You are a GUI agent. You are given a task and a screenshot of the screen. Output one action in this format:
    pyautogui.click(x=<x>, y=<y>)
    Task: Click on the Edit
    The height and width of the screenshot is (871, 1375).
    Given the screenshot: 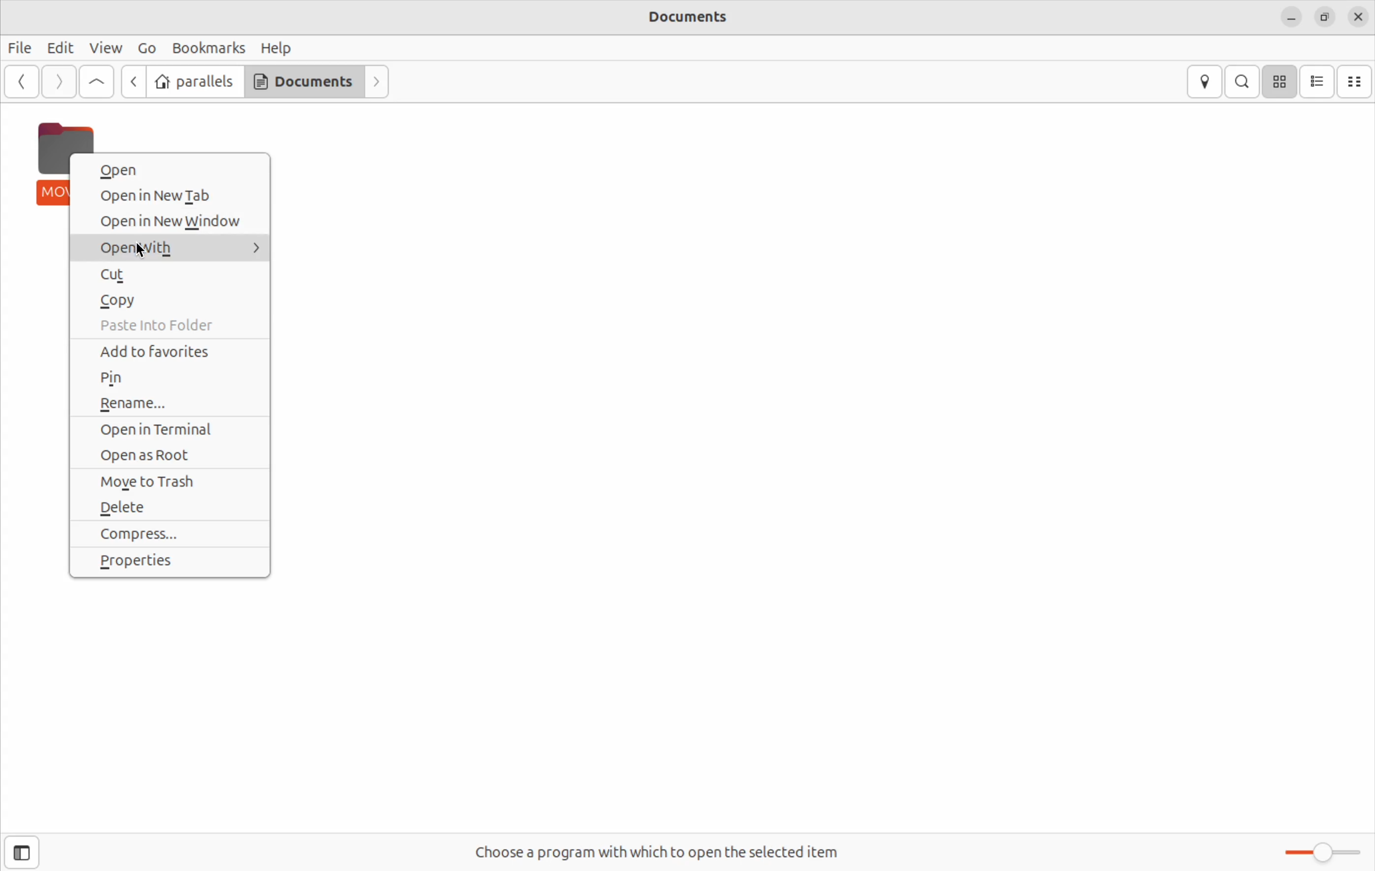 What is the action you would take?
    pyautogui.click(x=61, y=47)
    